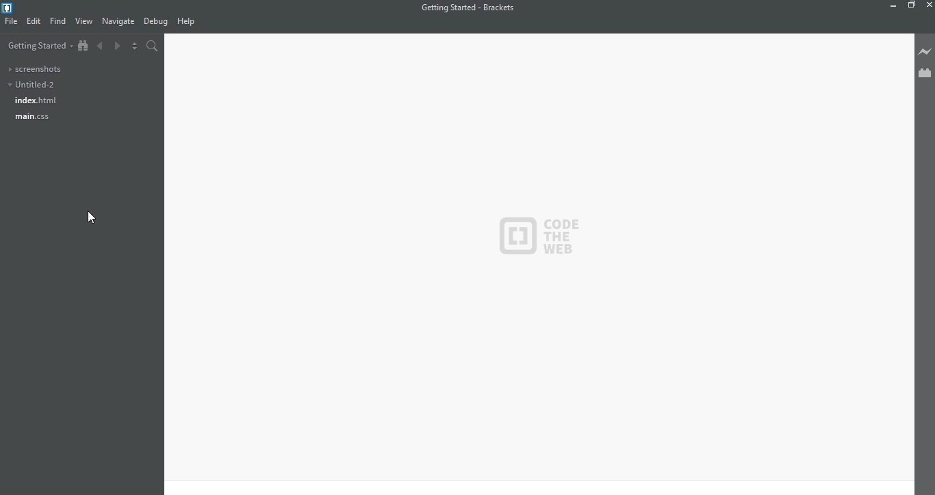  What do you see at coordinates (135, 46) in the screenshot?
I see `toggle` at bounding box center [135, 46].